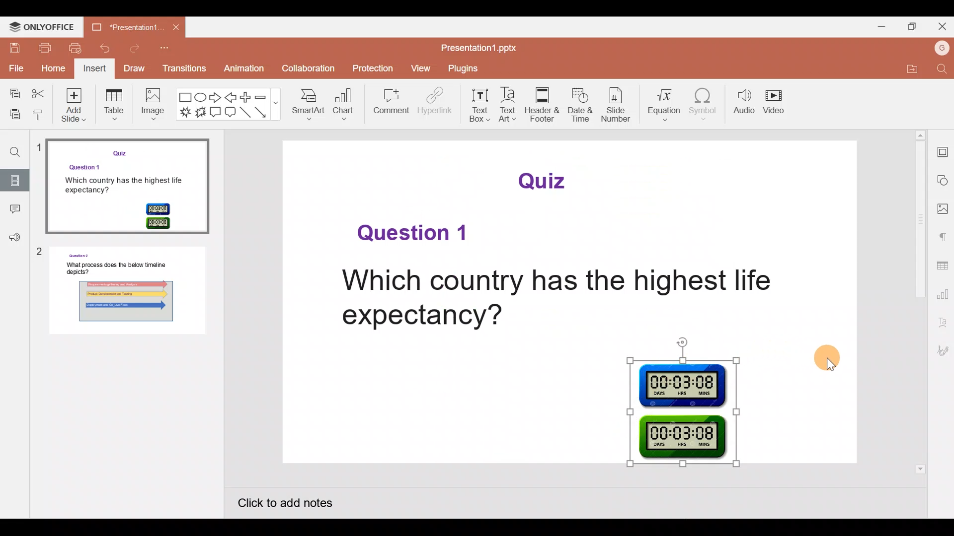 The height and width of the screenshot is (536, 954). Describe the element at coordinates (542, 102) in the screenshot. I see `Header & footer` at that location.